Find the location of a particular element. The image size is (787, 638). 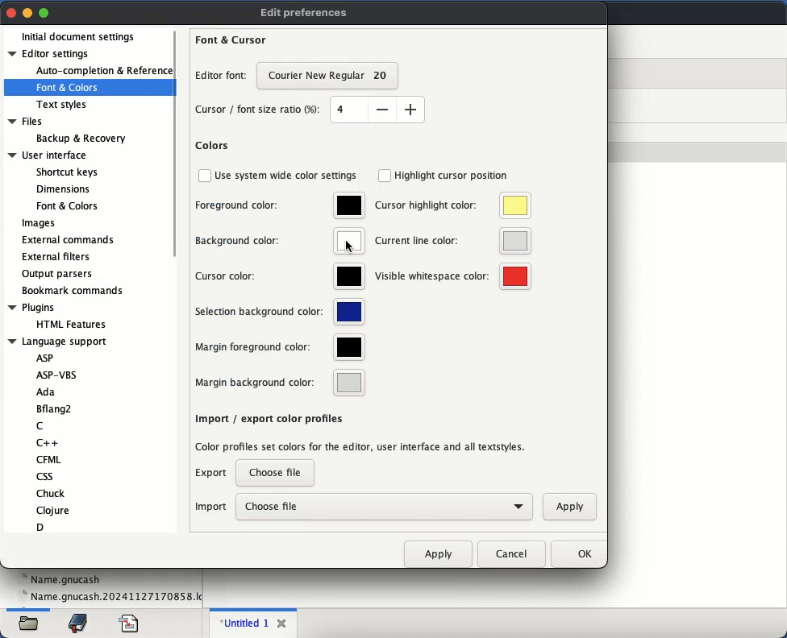

scroll is located at coordinates (176, 144).